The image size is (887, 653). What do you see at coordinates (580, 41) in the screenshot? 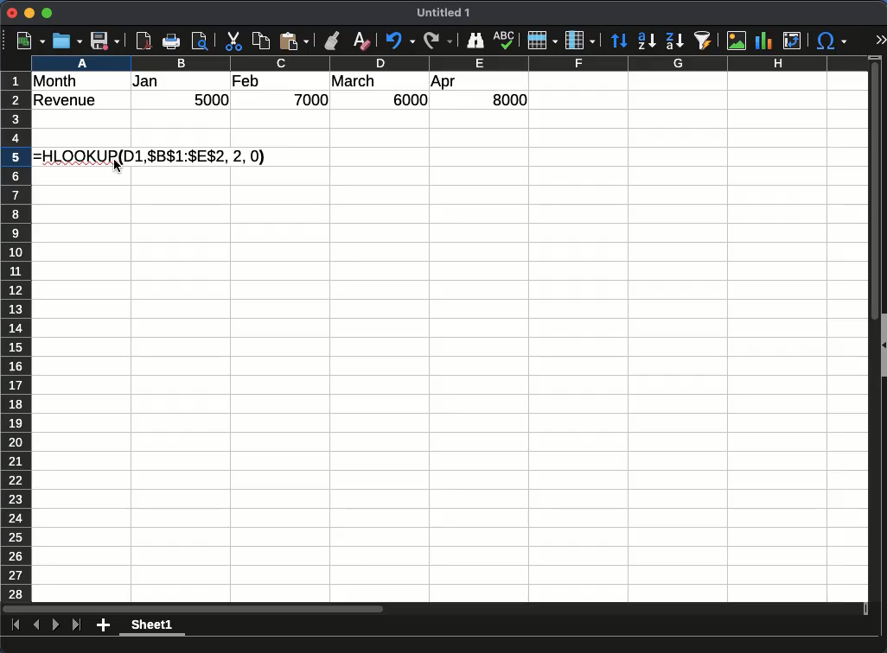
I see `column ` at bounding box center [580, 41].